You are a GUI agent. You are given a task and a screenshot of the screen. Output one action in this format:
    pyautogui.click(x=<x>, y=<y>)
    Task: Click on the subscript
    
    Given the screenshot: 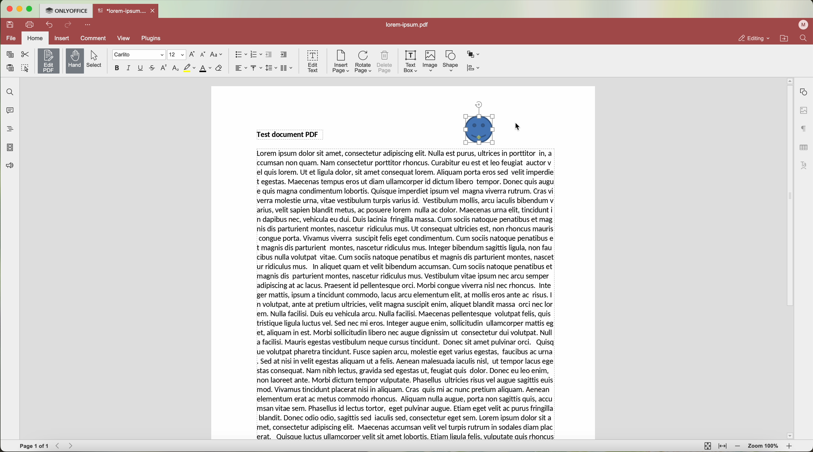 What is the action you would take?
    pyautogui.click(x=175, y=69)
    